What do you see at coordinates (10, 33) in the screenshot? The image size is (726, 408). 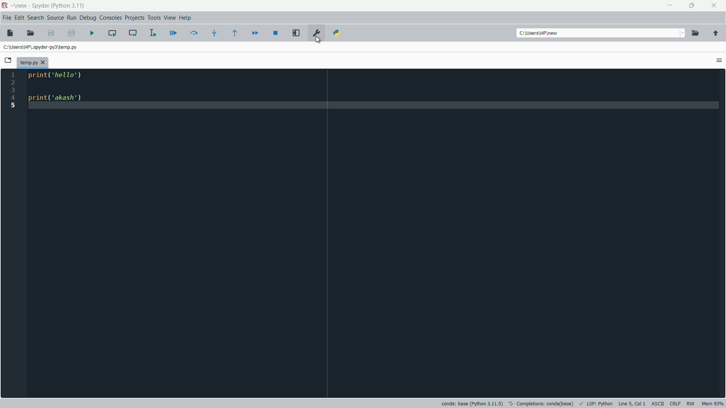 I see `new file` at bounding box center [10, 33].